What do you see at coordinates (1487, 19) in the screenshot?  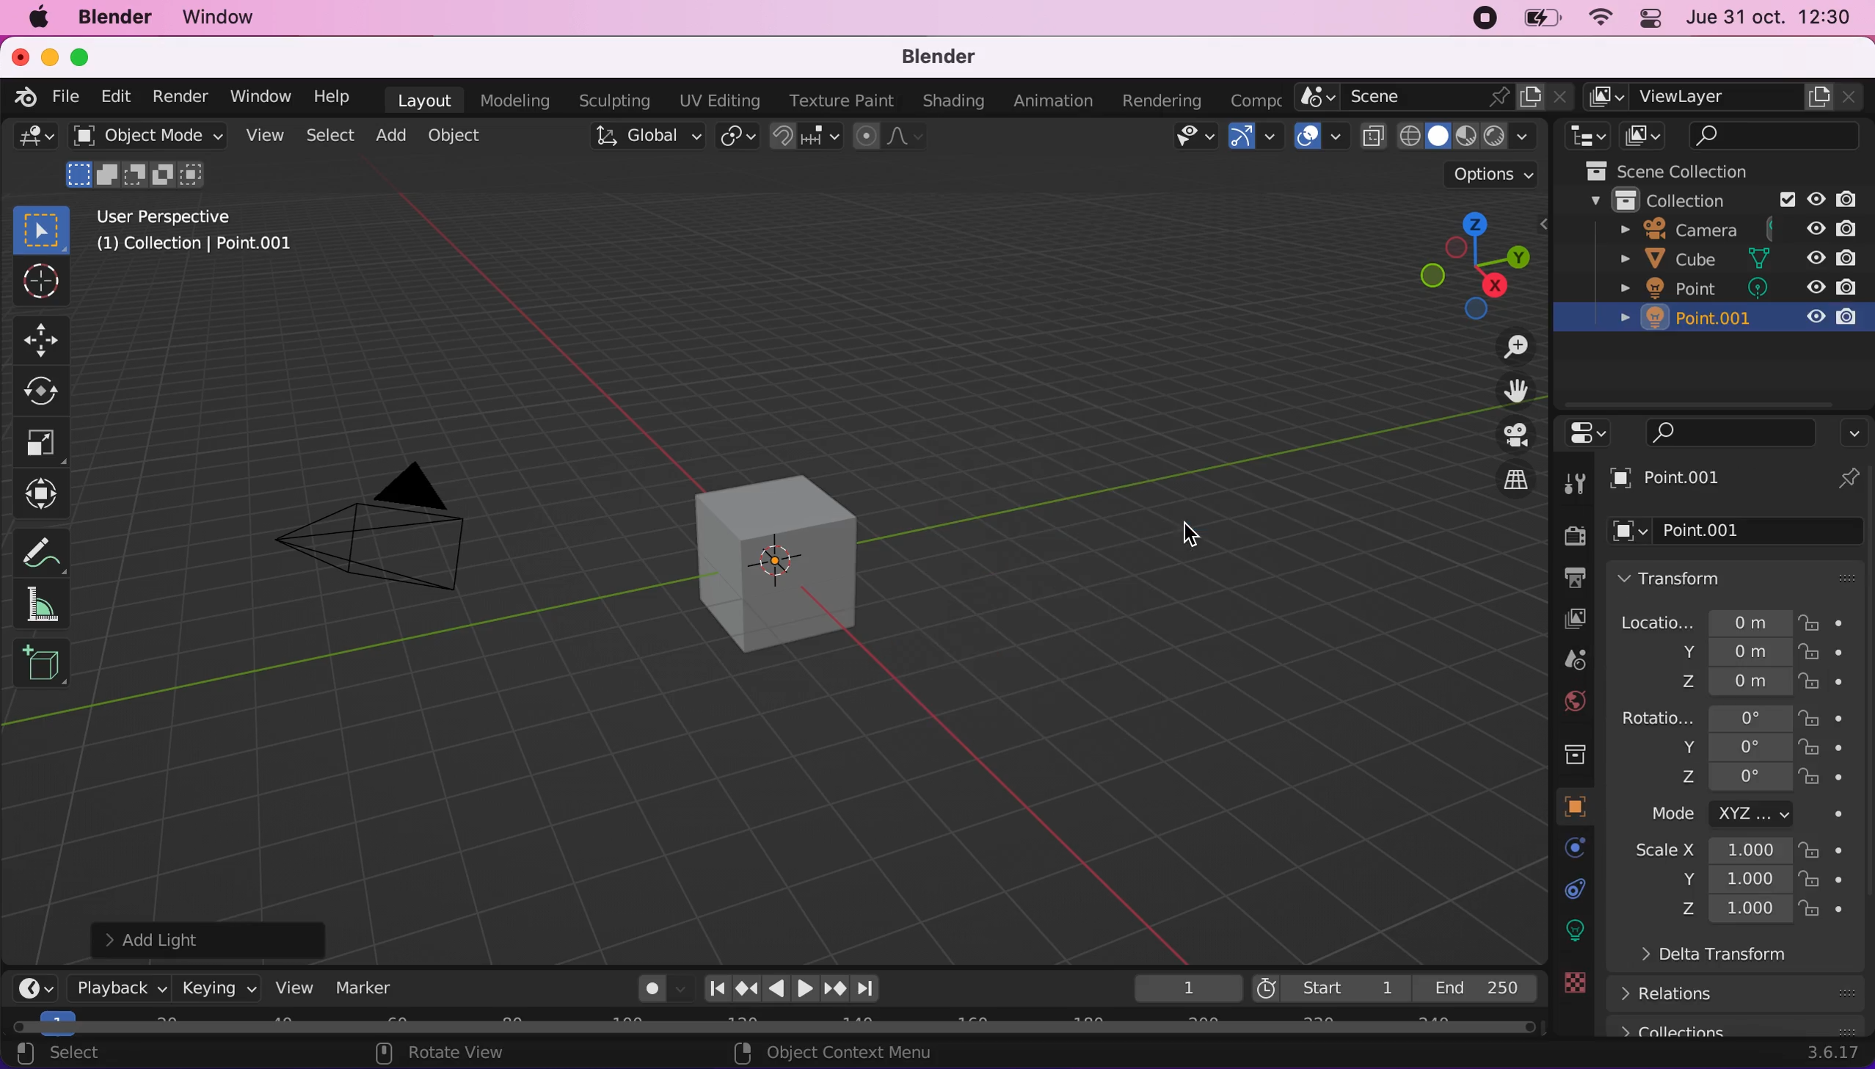 I see `recording stopped` at bounding box center [1487, 19].